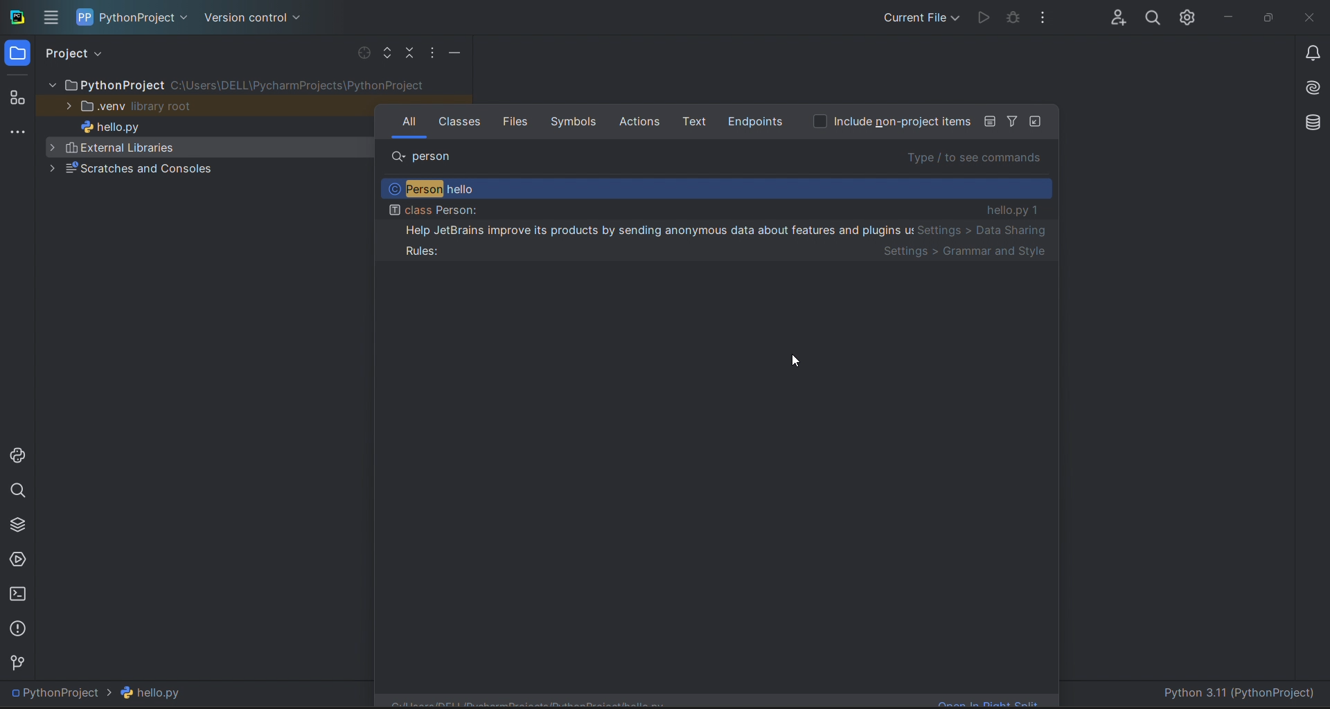 This screenshot has width=1330, height=709. Describe the element at coordinates (206, 147) in the screenshot. I see `External libraries` at that location.